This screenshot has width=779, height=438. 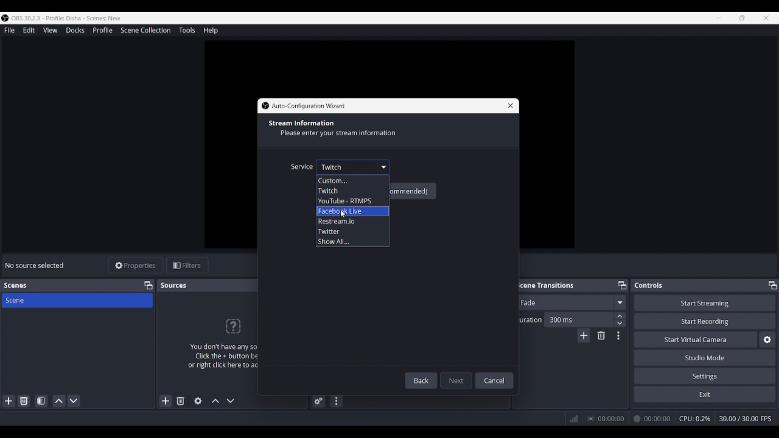 I want to click on View menu, so click(x=50, y=30).